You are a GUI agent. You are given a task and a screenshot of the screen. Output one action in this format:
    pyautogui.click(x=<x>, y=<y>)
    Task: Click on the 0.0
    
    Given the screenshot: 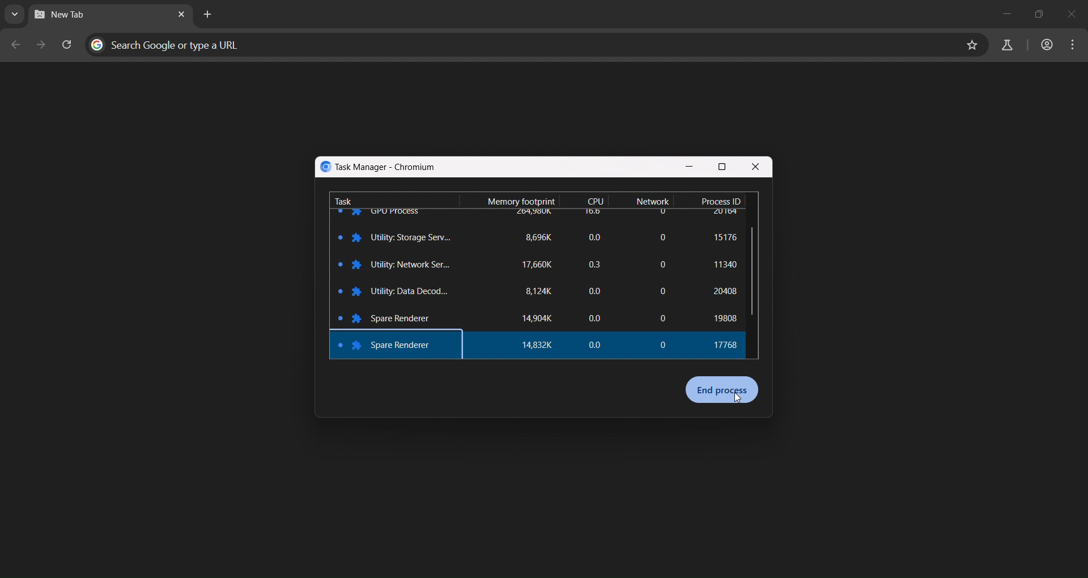 What is the action you would take?
    pyautogui.click(x=592, y=317)
    